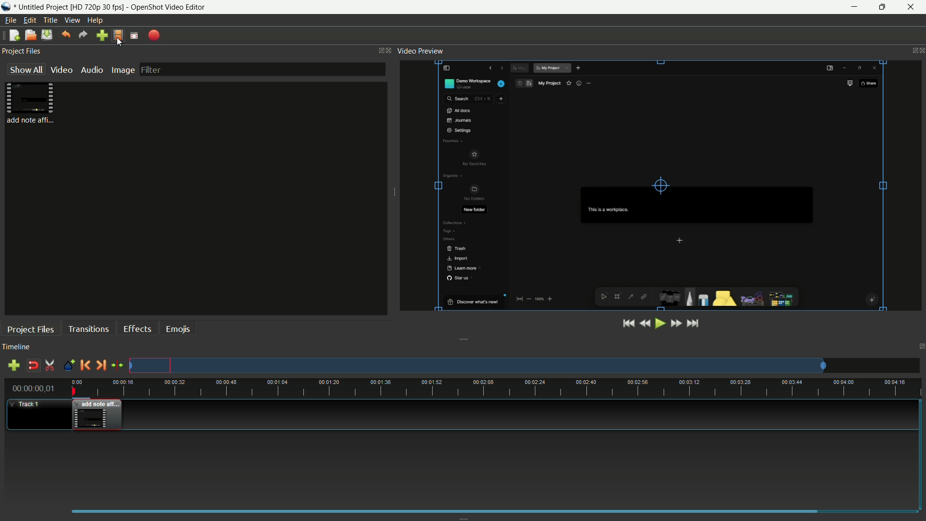  I want to click on new file, so click(14, 35).